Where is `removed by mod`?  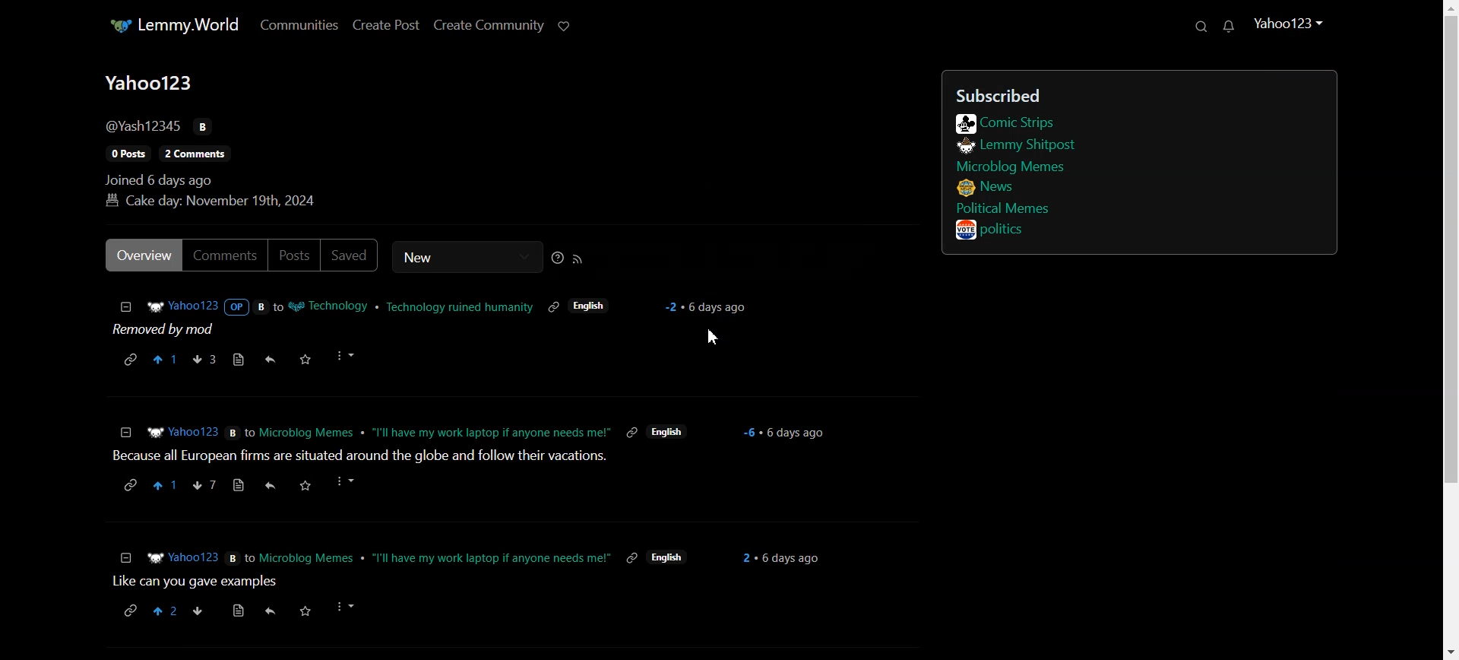
removed by mod is located at coordinates (169, 331).